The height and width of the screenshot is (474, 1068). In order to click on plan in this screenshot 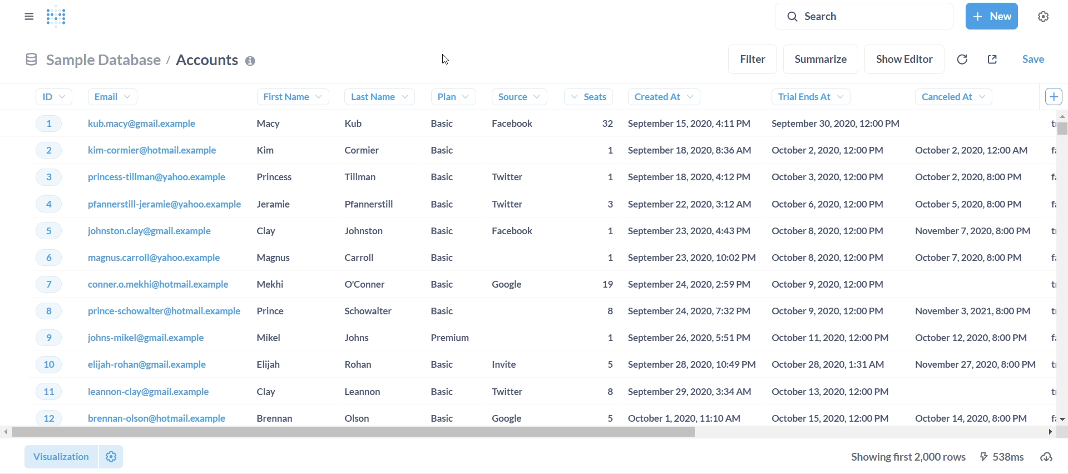, I will do `click(449, 254)`.